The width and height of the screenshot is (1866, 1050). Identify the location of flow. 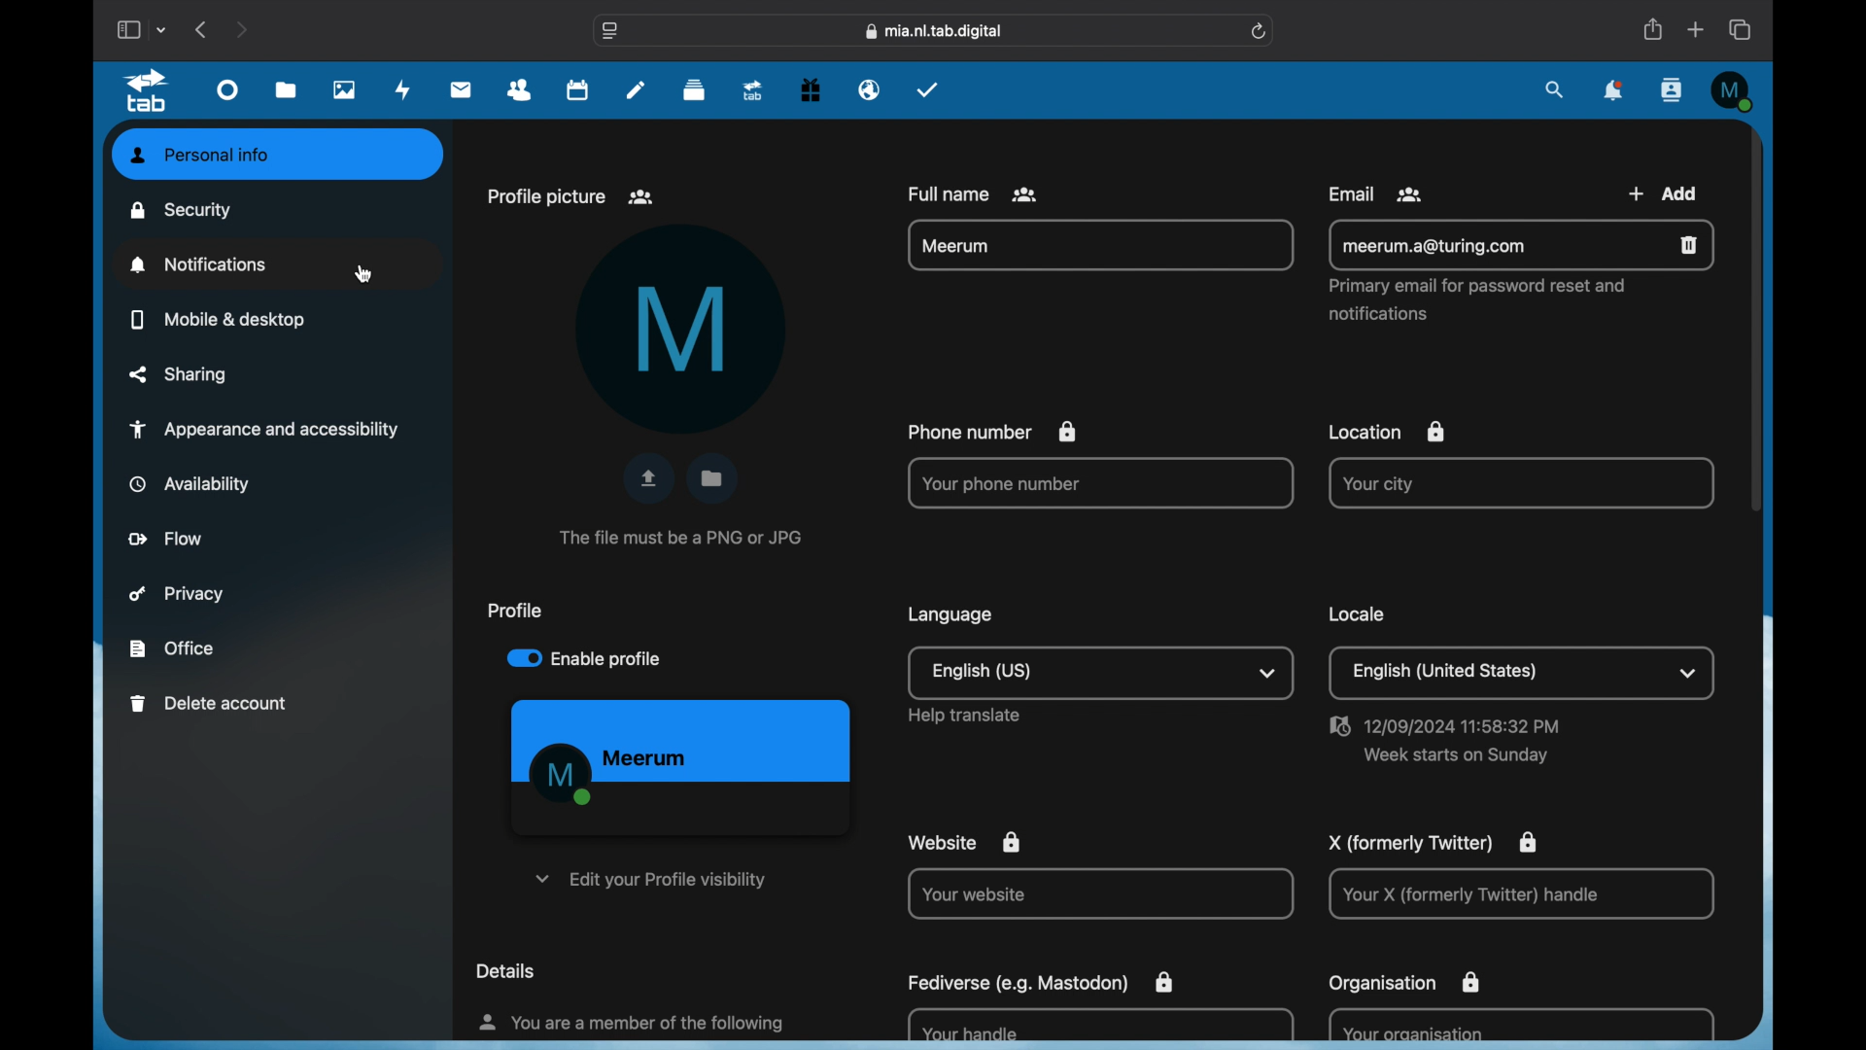
(167, 538).